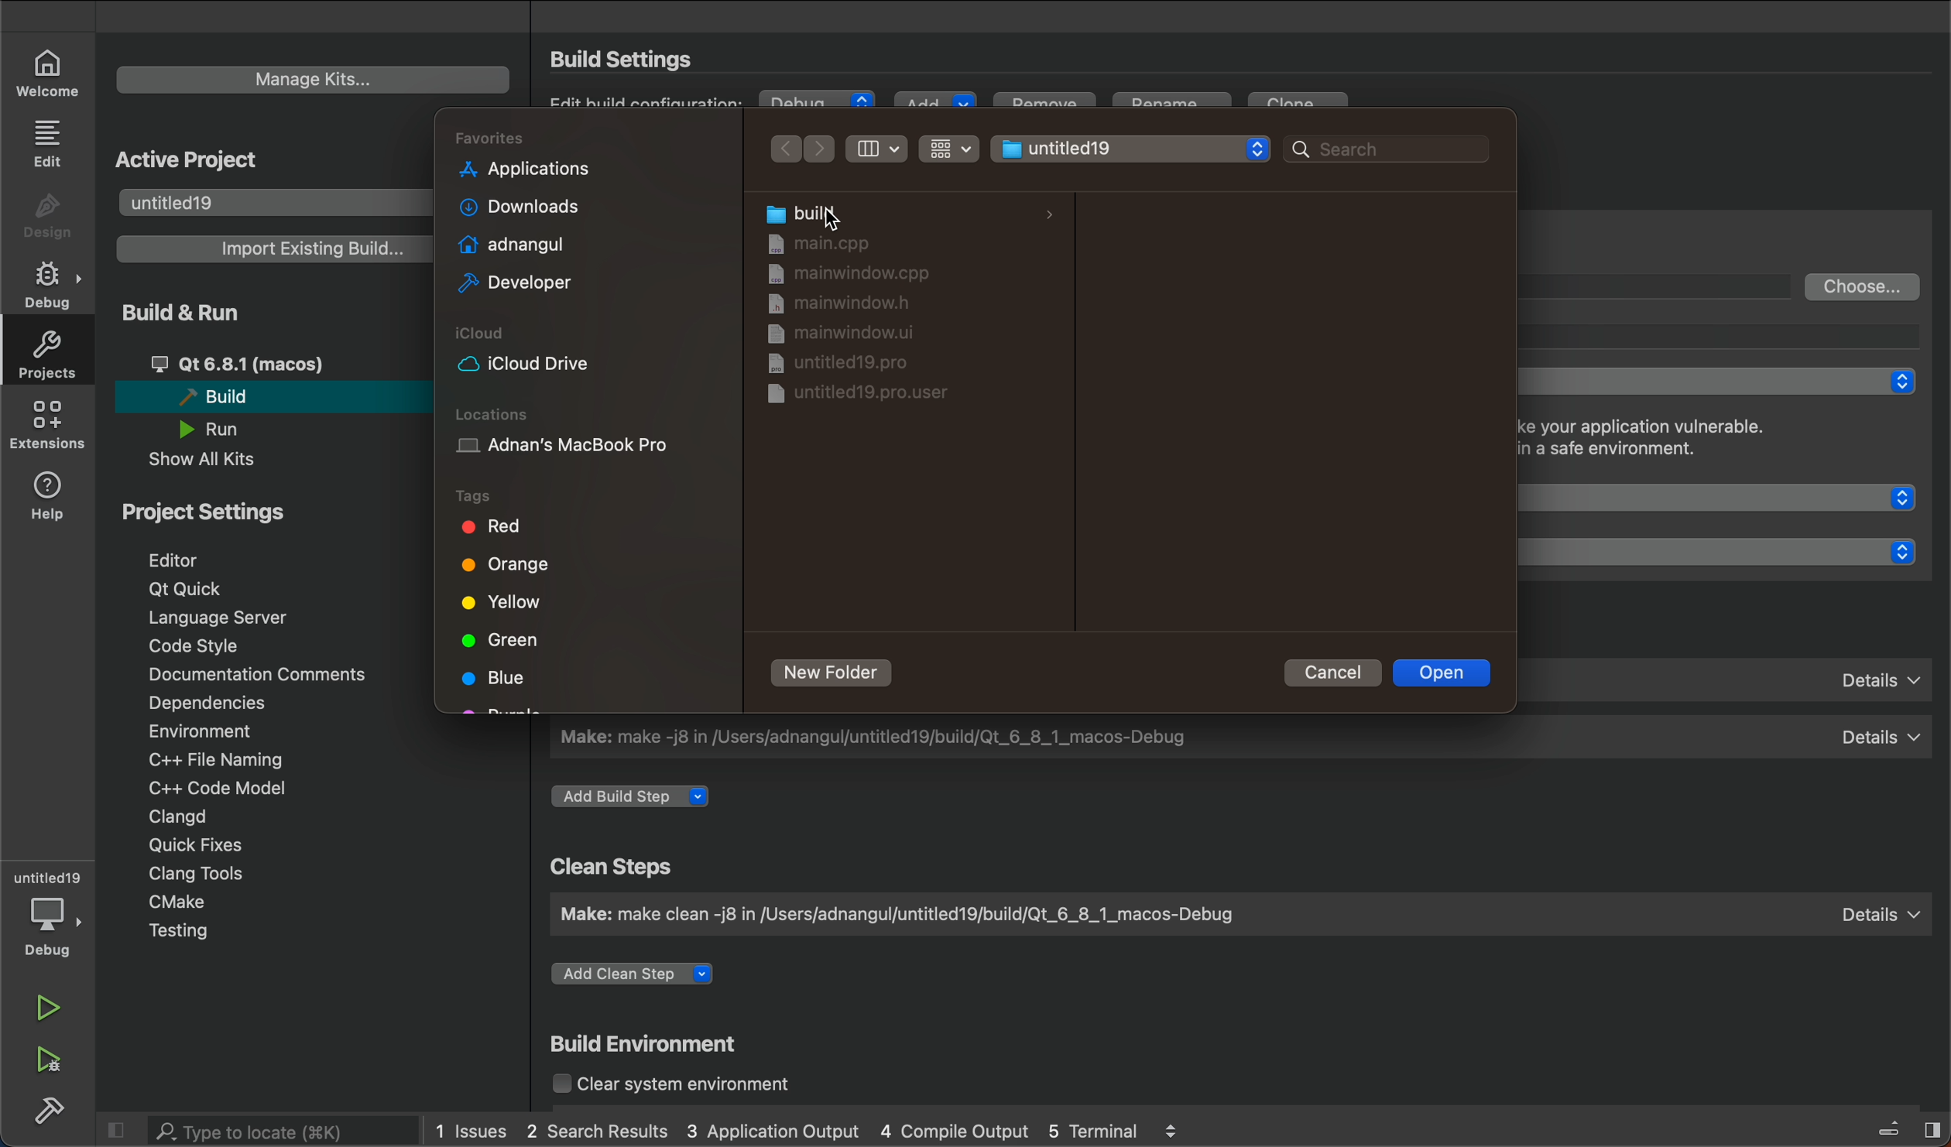 Image resolution: width=1951 pixels, height=1147 pixels. What do you see at coordinates (652, 1046) in the screenshot?
I see `build environment ` at bounding box center [652, 1046].